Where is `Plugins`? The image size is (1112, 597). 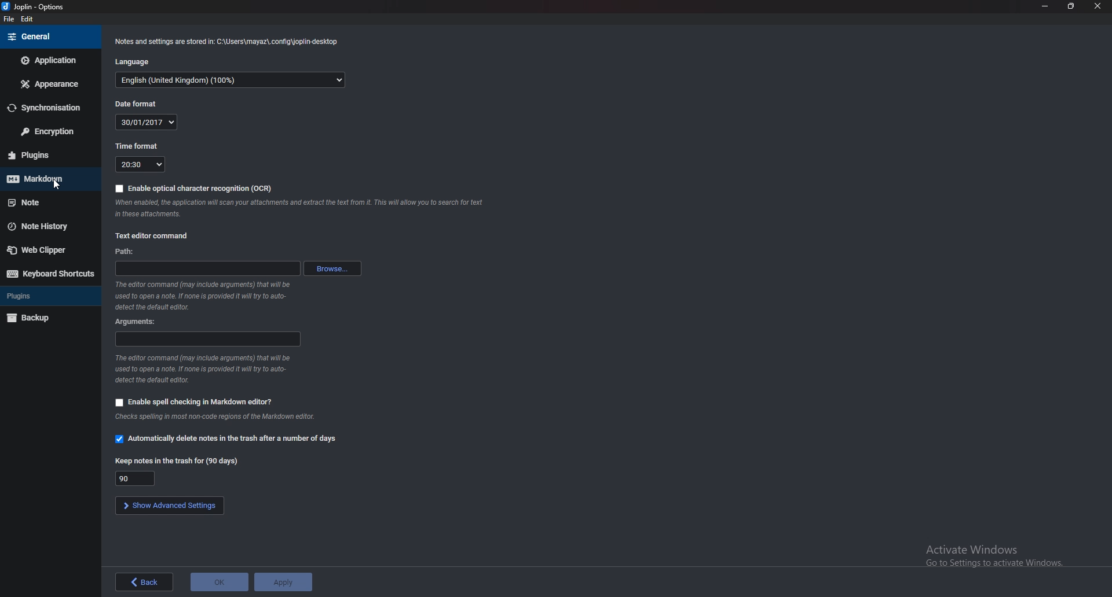
Plugins is located at coordinates (45, 297).